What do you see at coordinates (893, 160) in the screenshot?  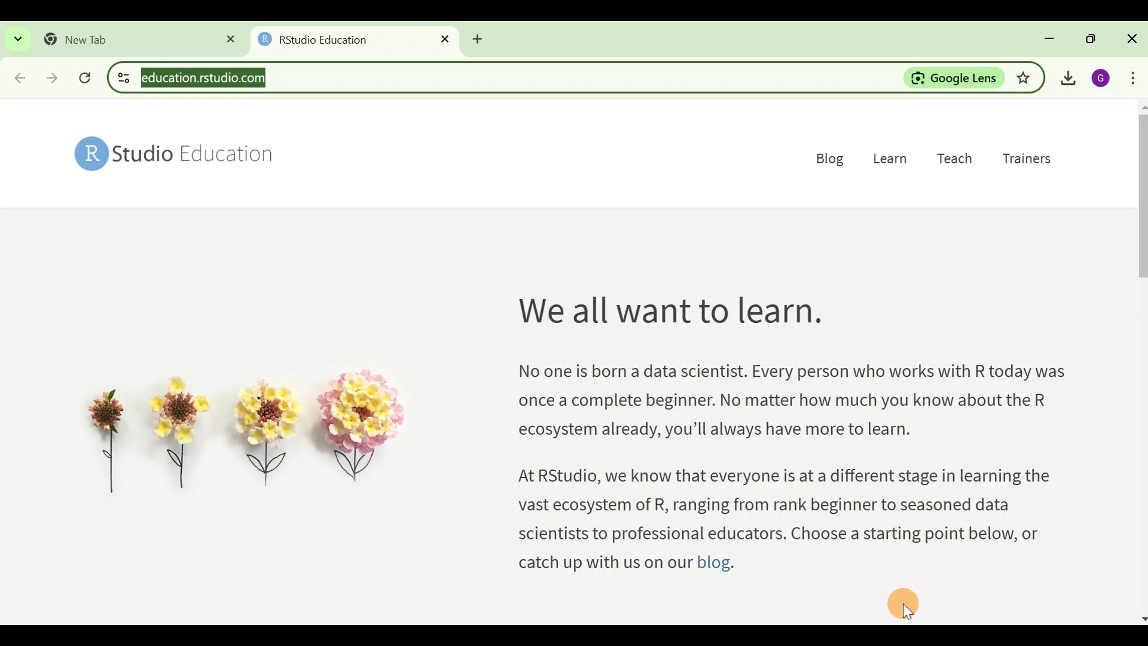 I see `Learn` at bounding box center [893, 160].